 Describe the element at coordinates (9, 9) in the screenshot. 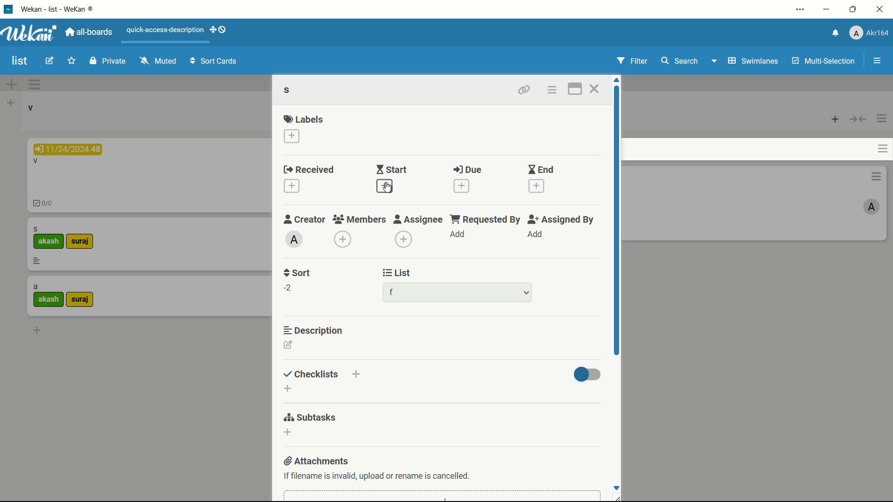

I see `app icon` at that location.